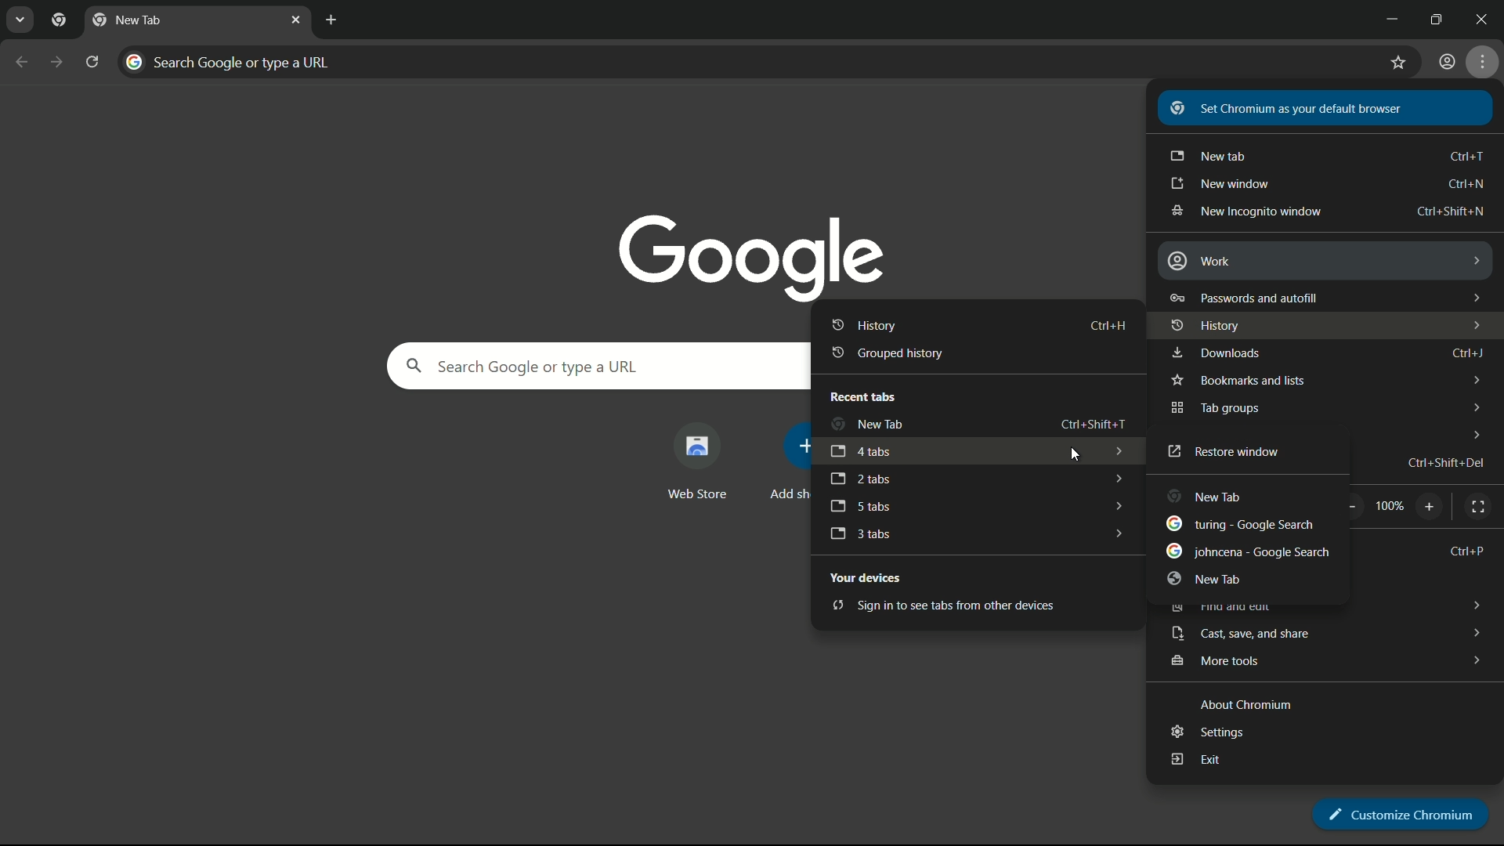  Describe the element at coordinates (55, 62) in the screenshot. I see `forward` at that location.